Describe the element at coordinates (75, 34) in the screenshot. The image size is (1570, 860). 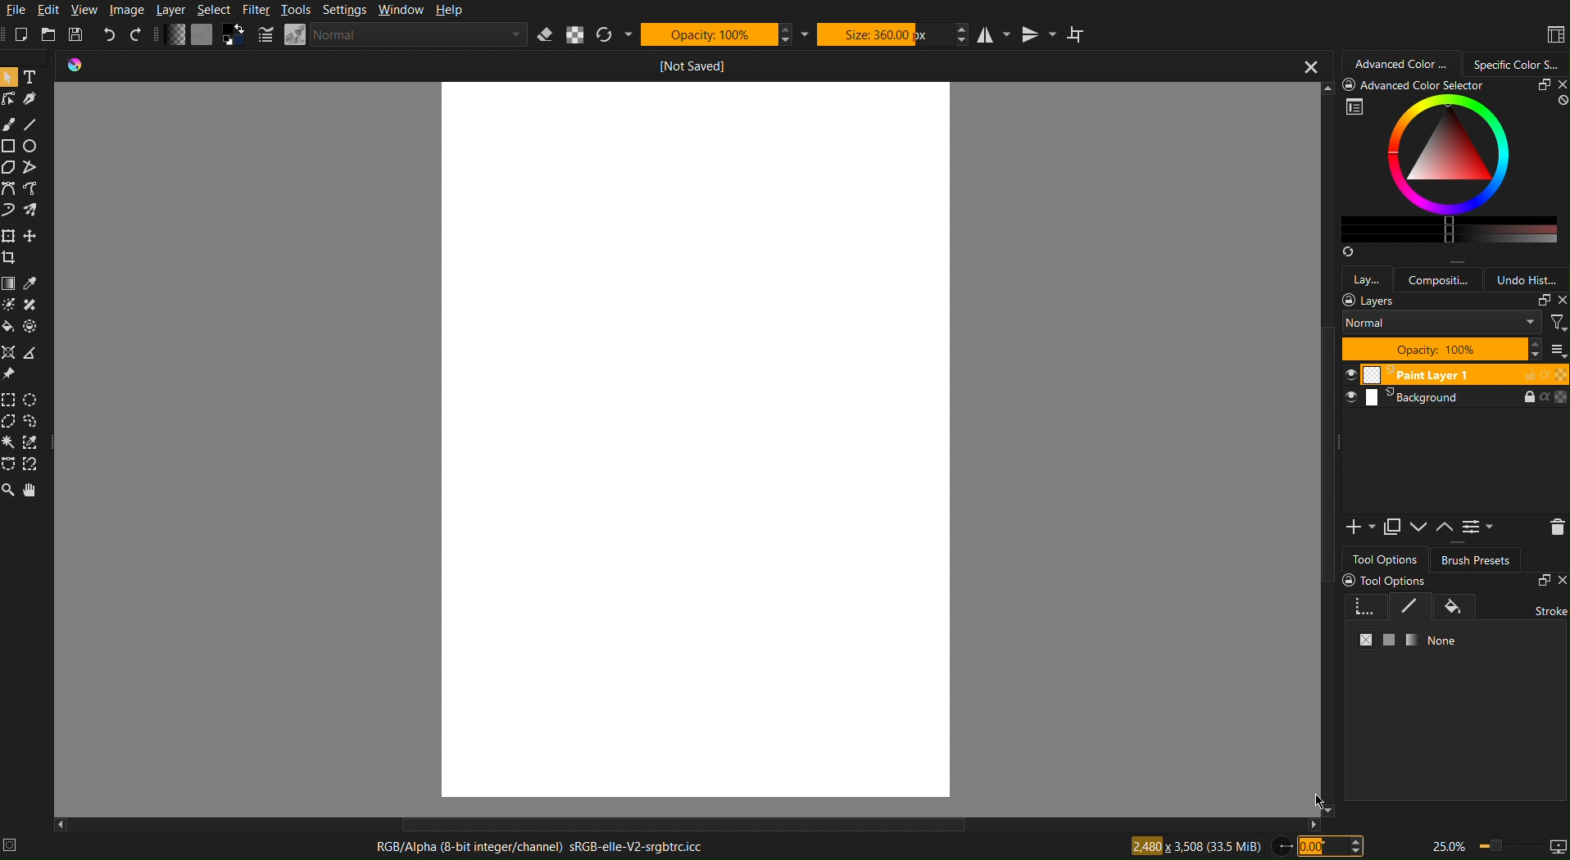
I see `Save` at that location.